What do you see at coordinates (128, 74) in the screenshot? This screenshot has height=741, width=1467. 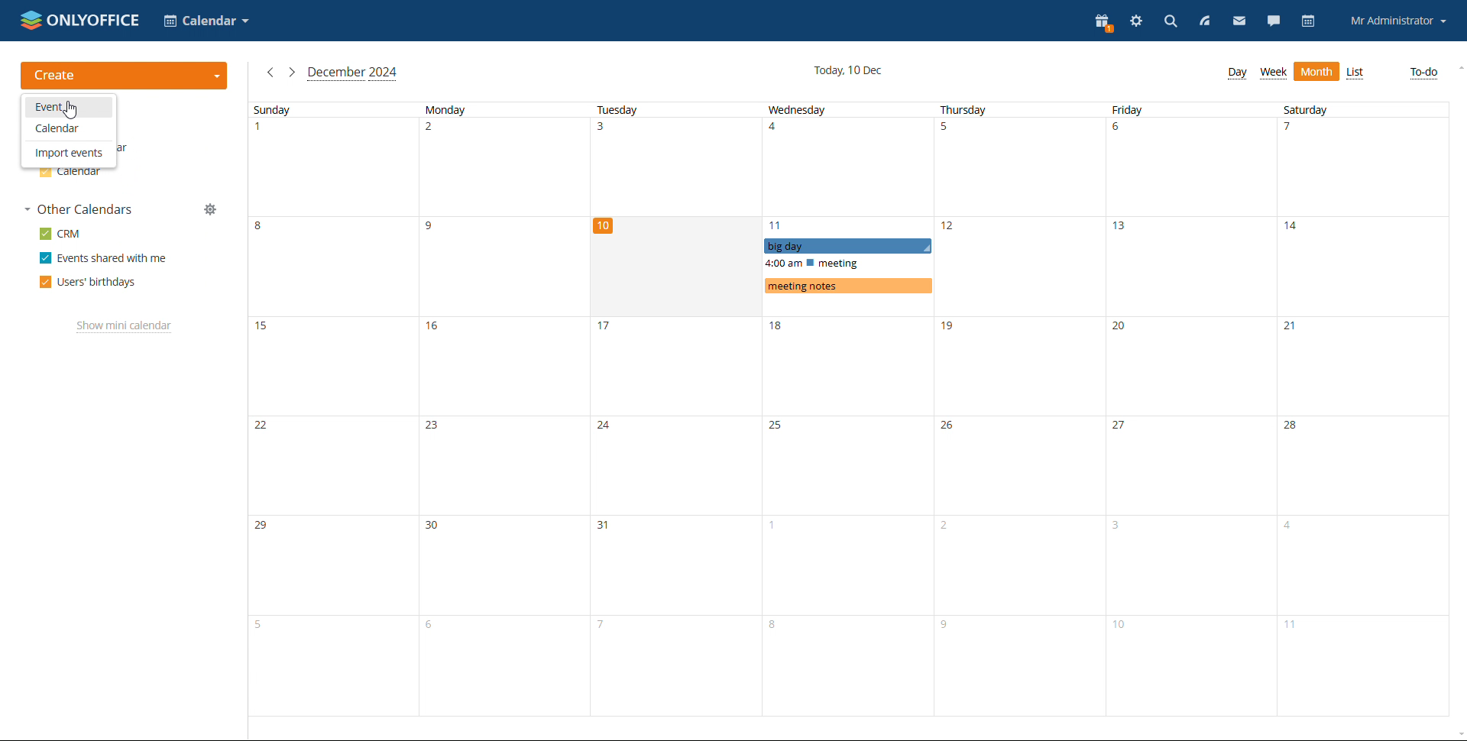 I see `create` at bounding box center [128, 74].